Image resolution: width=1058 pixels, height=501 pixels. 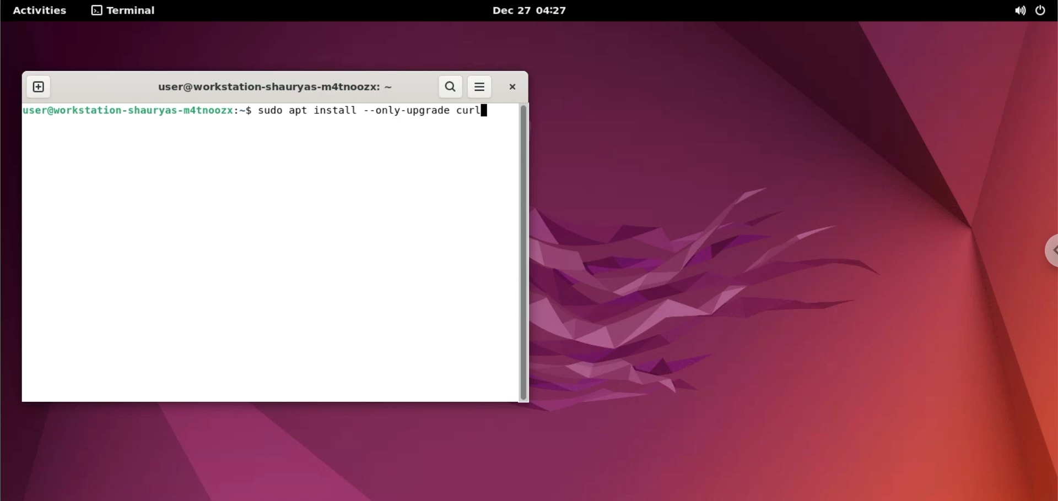 I want to click on new tab, so click(x=39, y=88).